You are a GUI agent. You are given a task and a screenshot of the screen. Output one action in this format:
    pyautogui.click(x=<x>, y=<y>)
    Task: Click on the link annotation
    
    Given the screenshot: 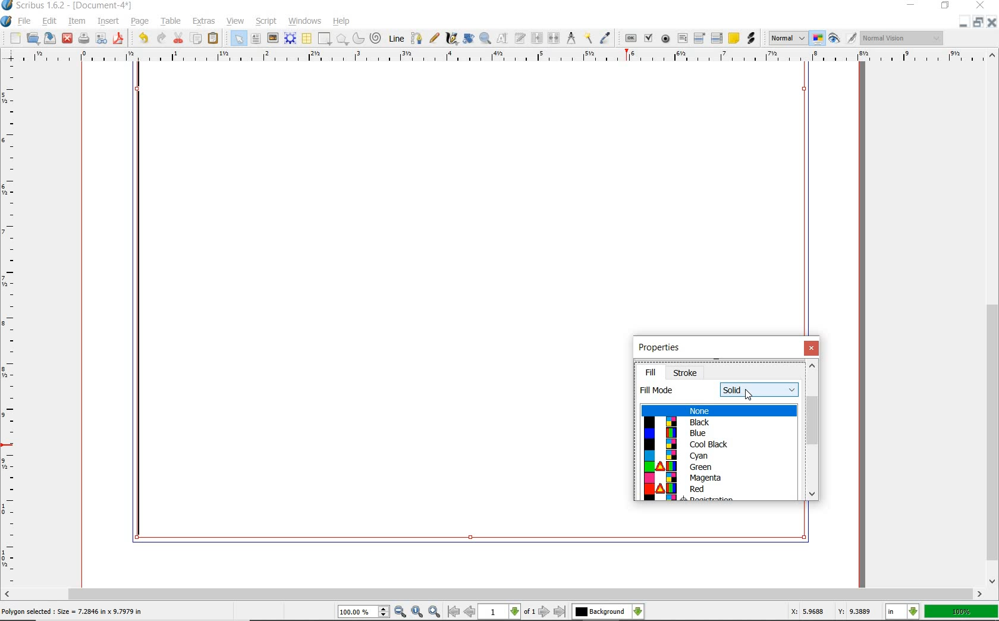 What is the action you would take?
    pyautogui.click(x=750, y=39)
    